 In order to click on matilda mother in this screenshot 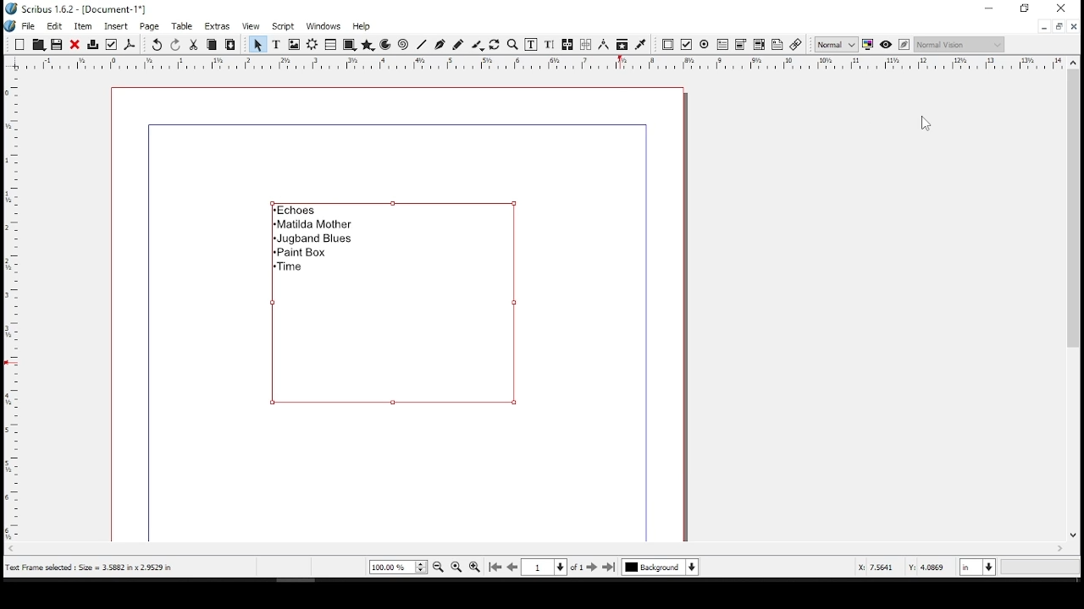, I will do `click(311, 225)`.